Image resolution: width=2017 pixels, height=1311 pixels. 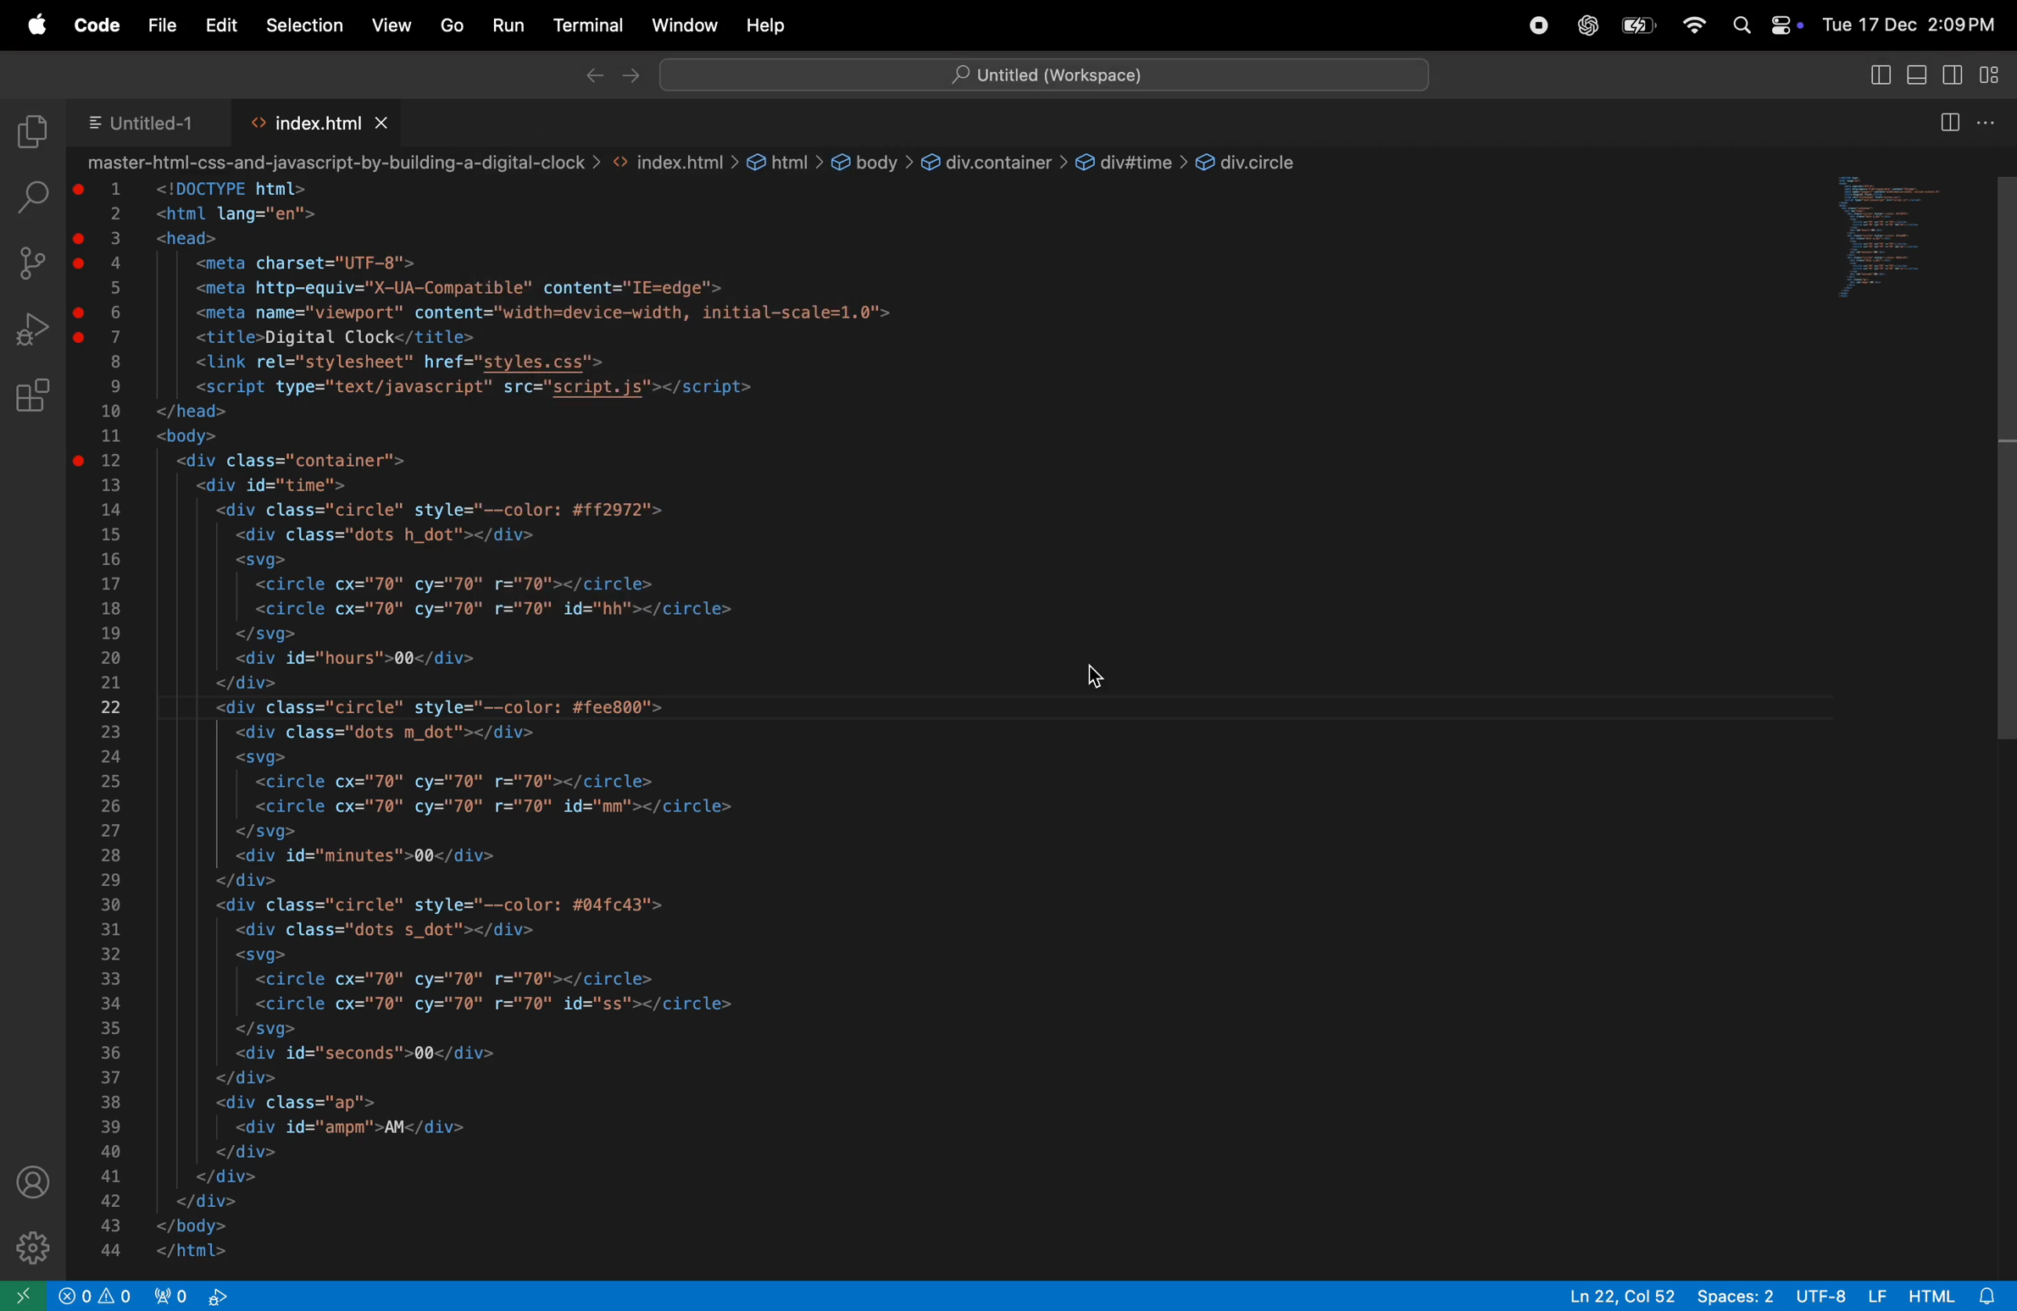 I want to click on line numbers, so click(x=114, y=720).